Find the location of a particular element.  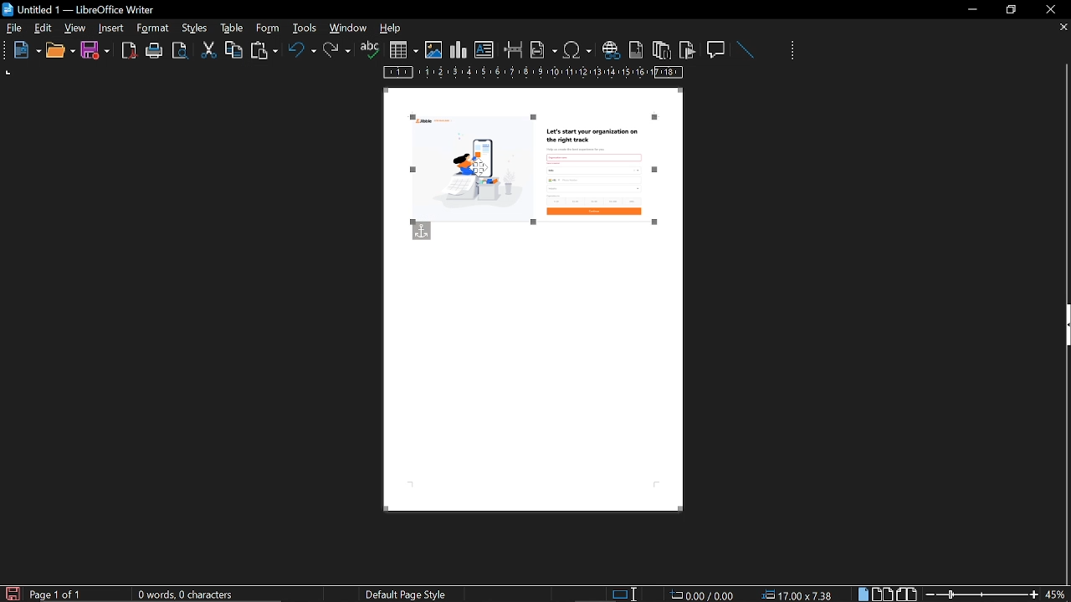

insert chart is located at coordinates (459, 50).